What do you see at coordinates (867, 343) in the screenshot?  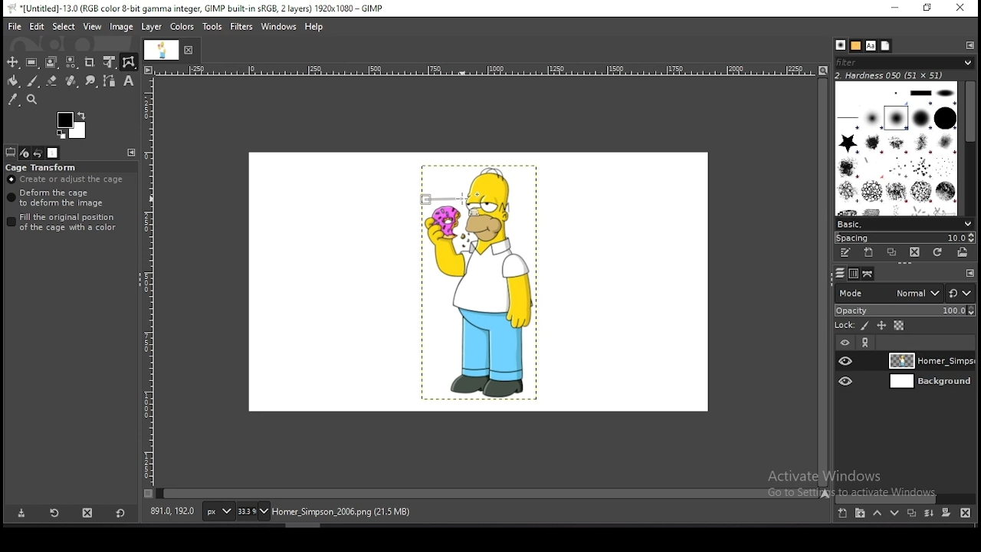 I see `link` at bounding box center [867, 343].